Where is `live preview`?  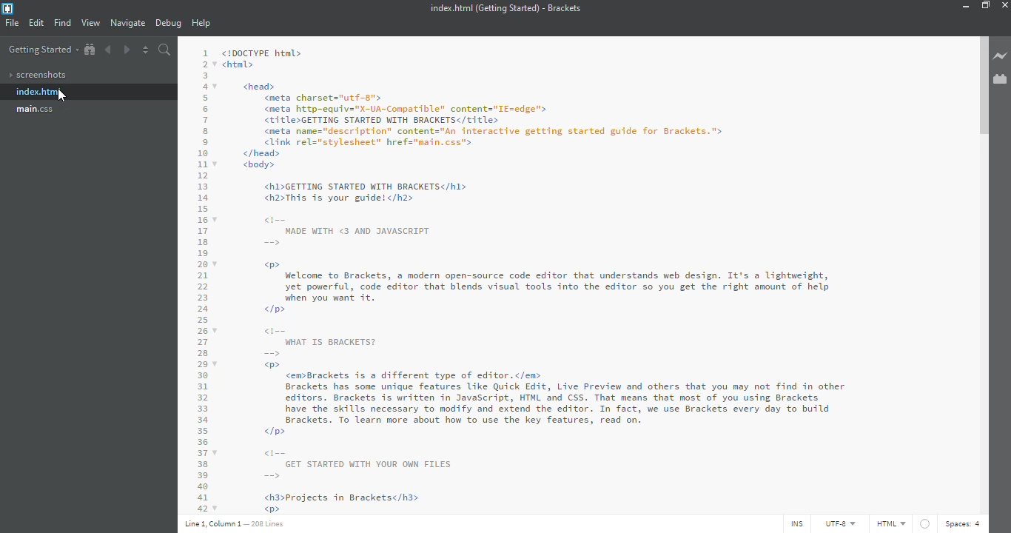
live preview is located at coordinates (1001, 57).